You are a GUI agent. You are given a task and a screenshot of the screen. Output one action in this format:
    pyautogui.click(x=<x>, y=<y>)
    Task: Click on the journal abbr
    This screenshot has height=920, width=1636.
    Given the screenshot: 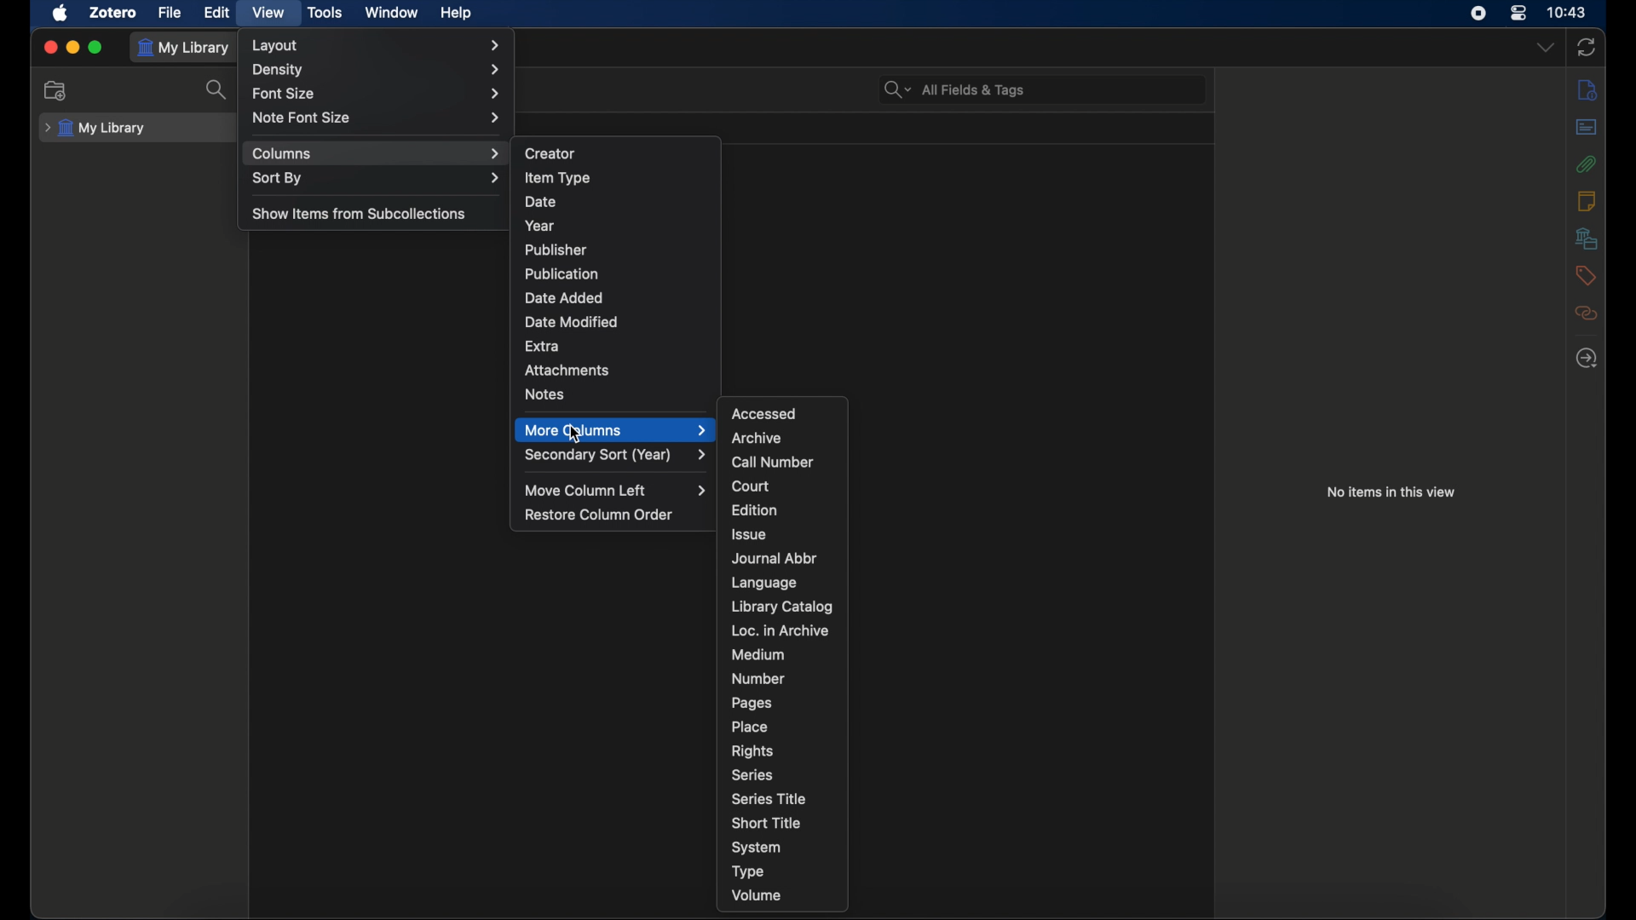 What is the action you would take?
    pyautogui.click(x=777, y=559)
    